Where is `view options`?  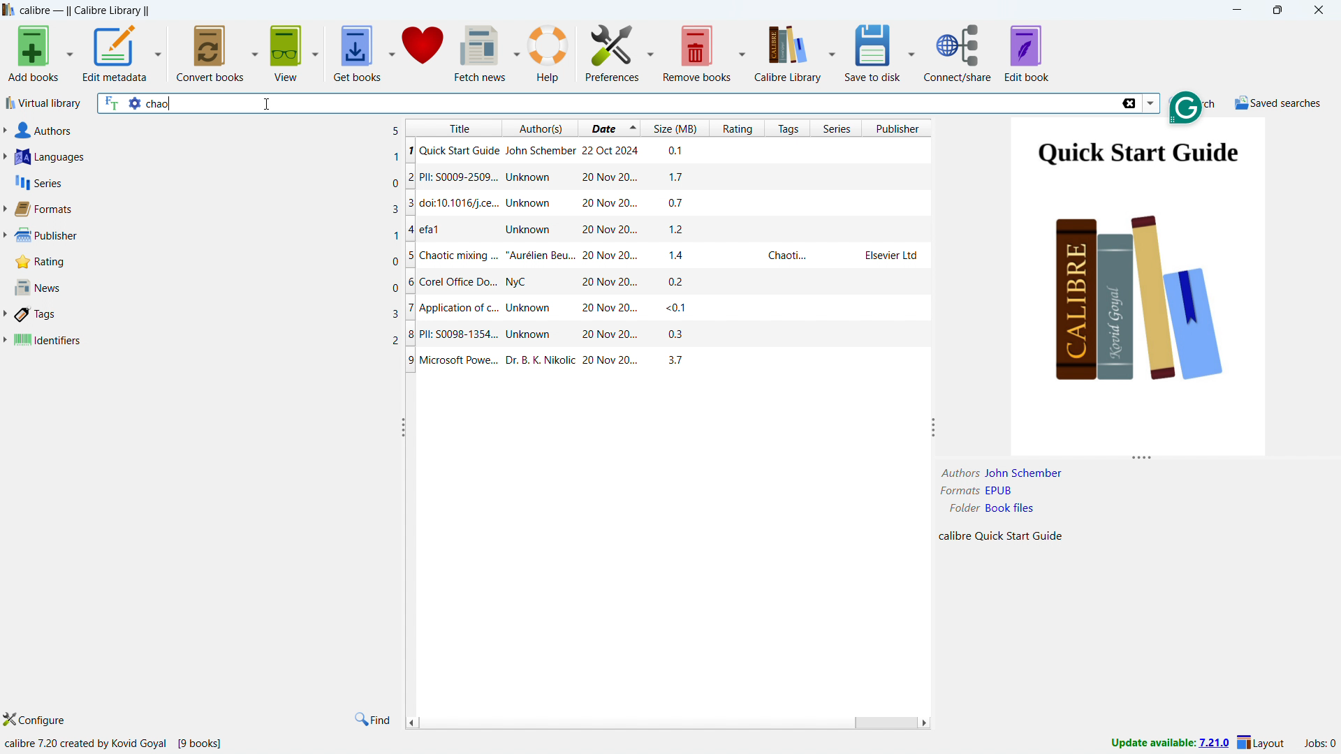 view options is located at coordinates (315, 52).